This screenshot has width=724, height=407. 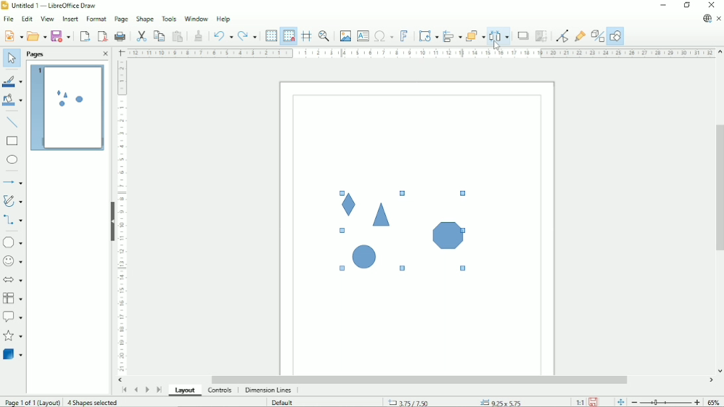 I want to click on Insert text box, so click(x=363, y=36).